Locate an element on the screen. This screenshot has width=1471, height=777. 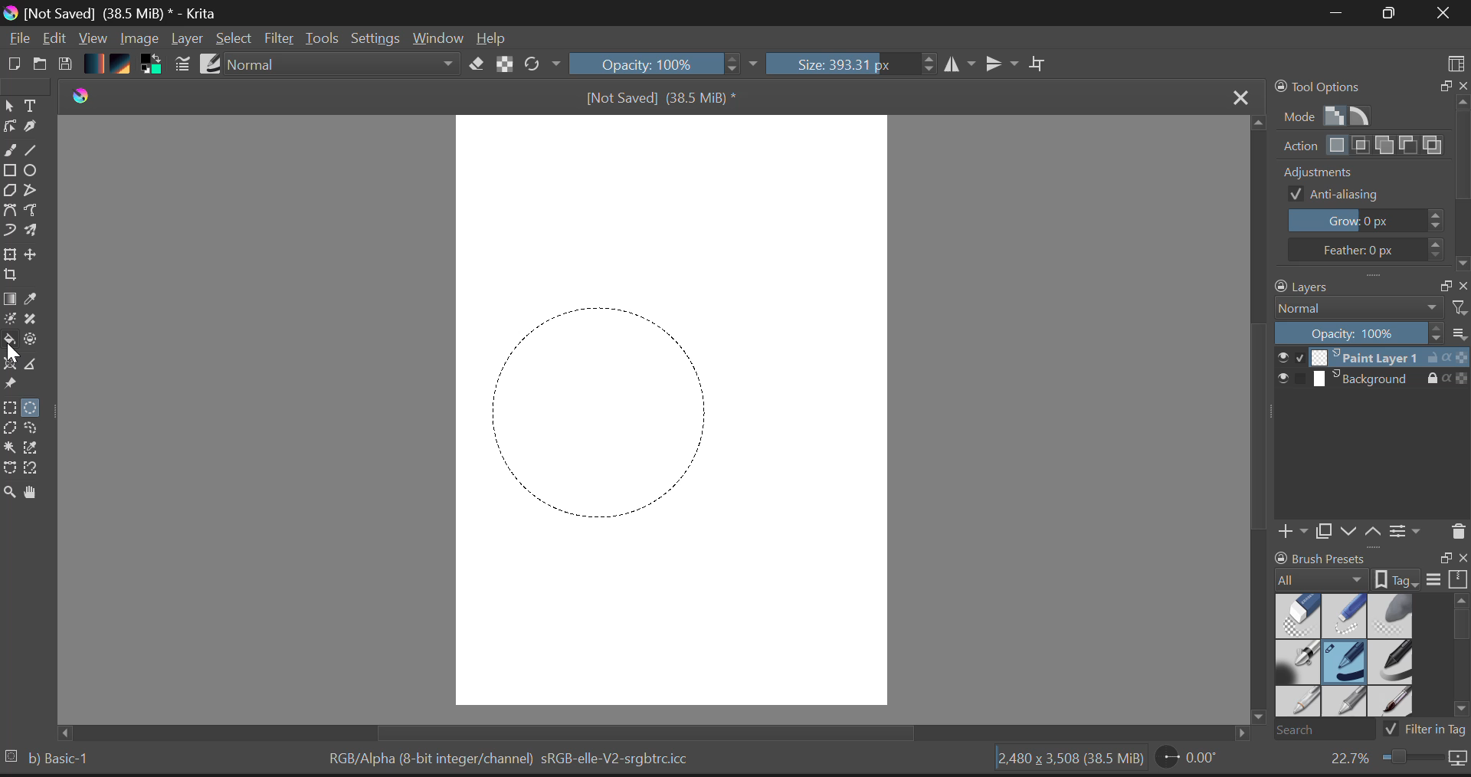
freehand curve is located at coordinates (12, 152).